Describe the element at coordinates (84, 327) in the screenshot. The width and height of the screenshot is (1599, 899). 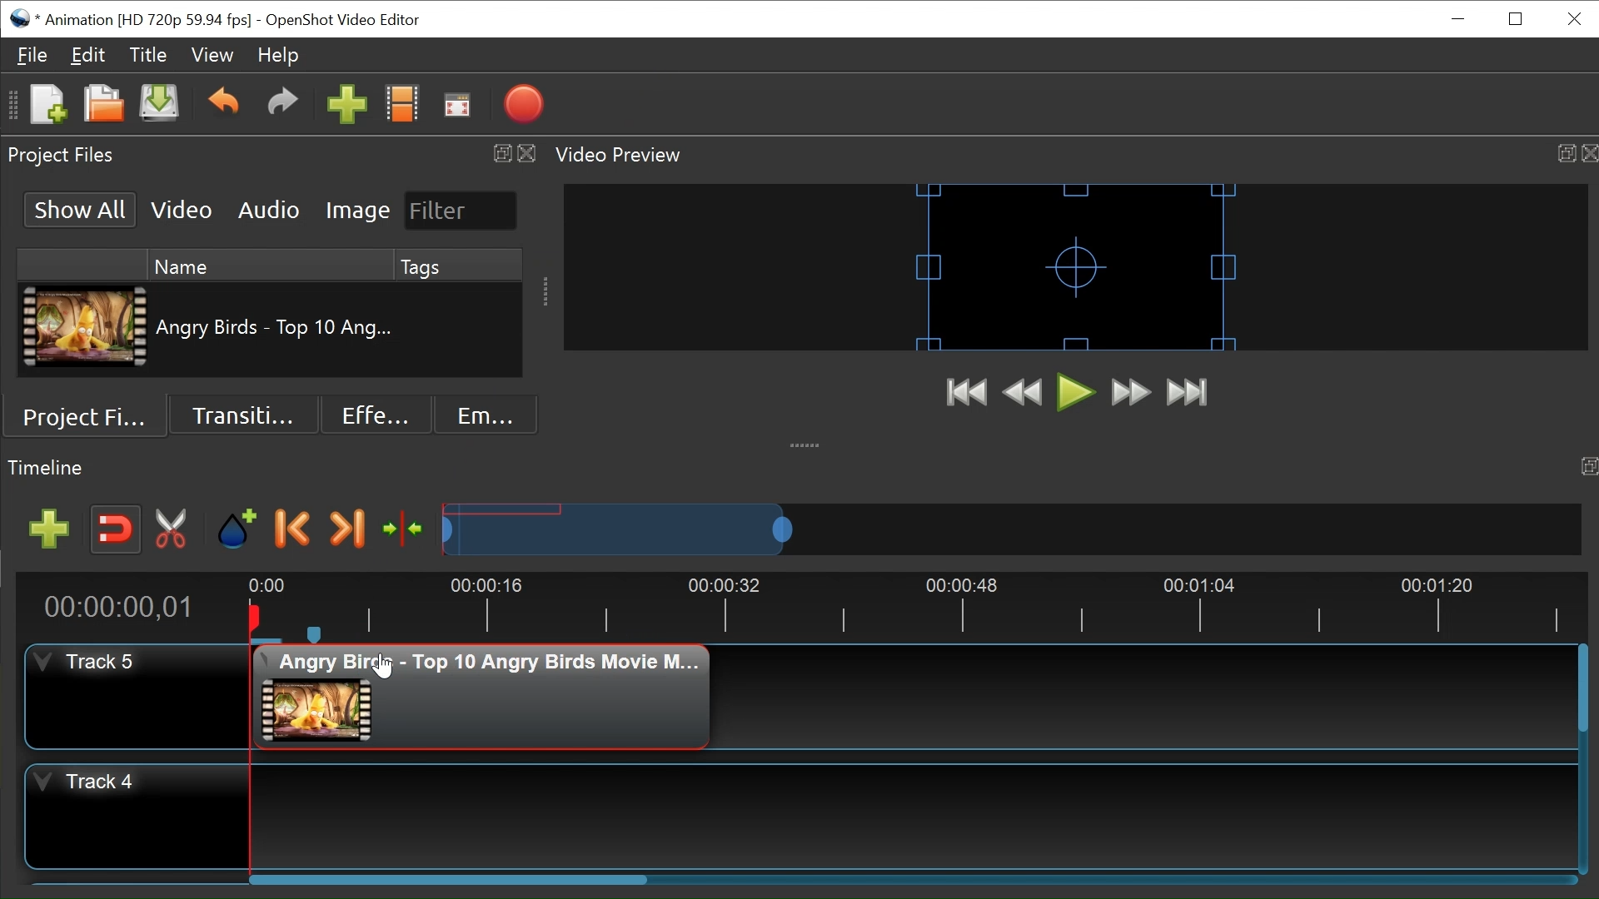
I see `Clip` at that location.